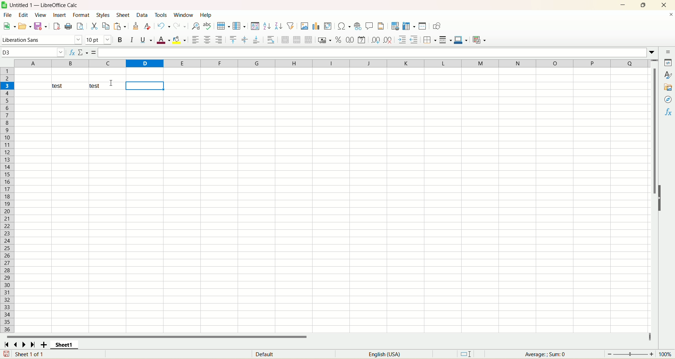  I want to click on horizontal scroll bar, so click(327, 336).